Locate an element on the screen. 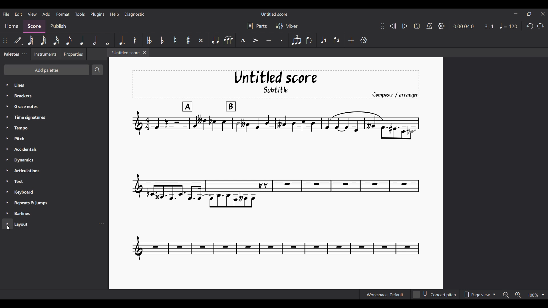 The width and height of the screenshot is (548, 308). Cursor is located at coordinates (9, 228).